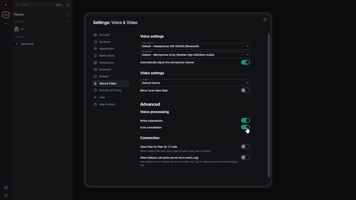  What do you see at coordinates (6, 187) in the screenshot?
I see `threads` at bounding box center [6, 187].